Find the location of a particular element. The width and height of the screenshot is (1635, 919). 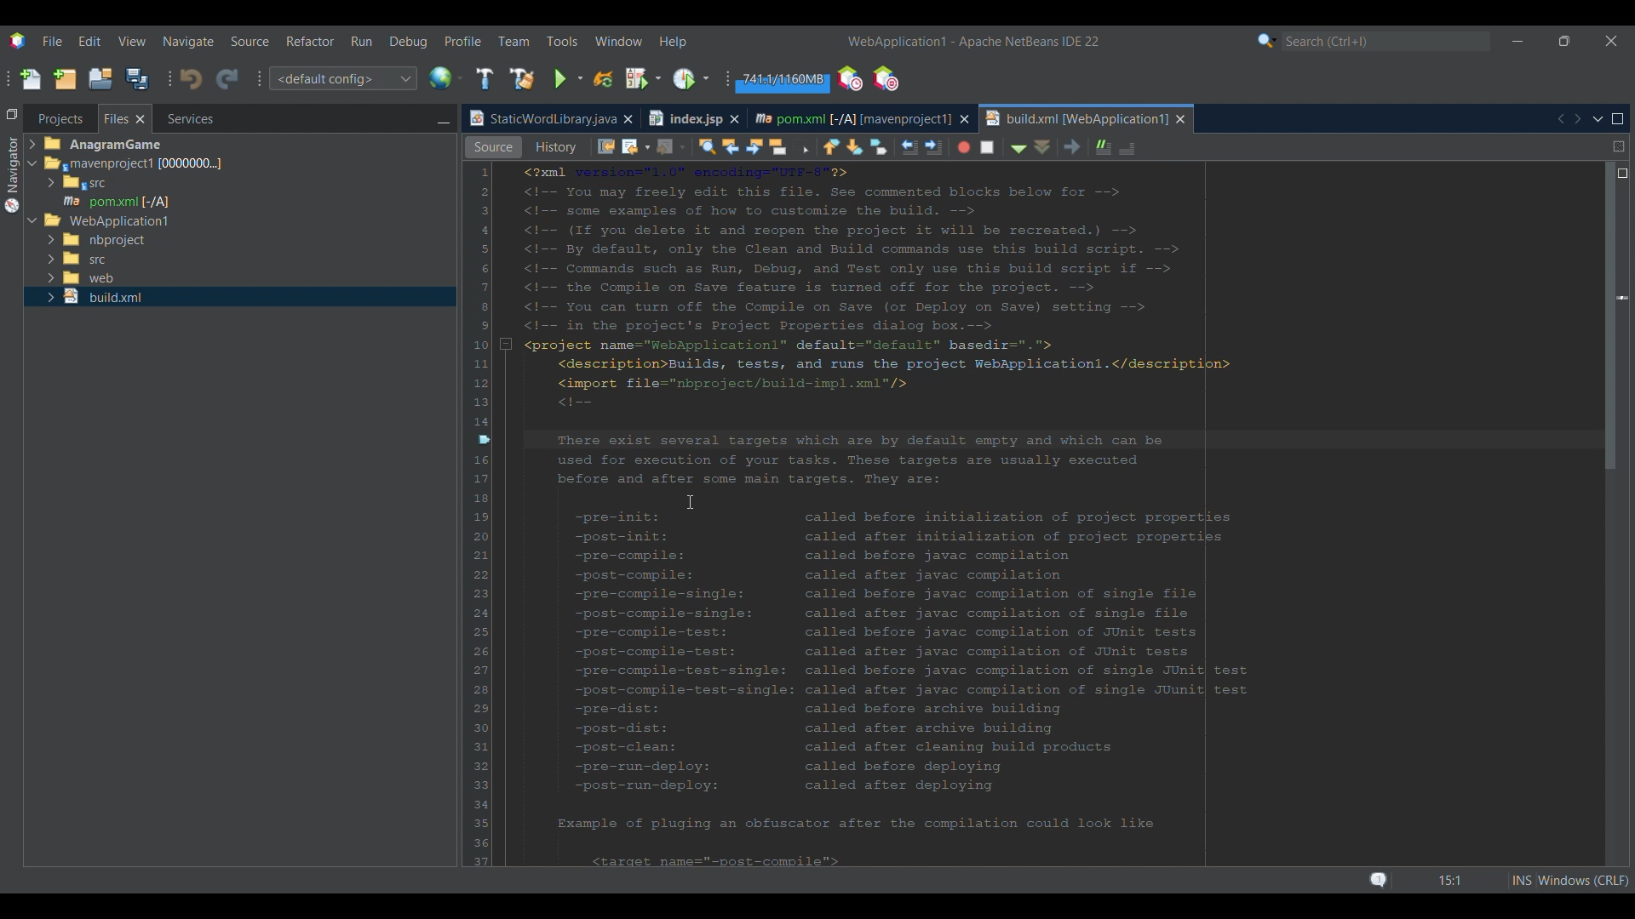

Cursor right clicking is located at coordinates (486, 452).